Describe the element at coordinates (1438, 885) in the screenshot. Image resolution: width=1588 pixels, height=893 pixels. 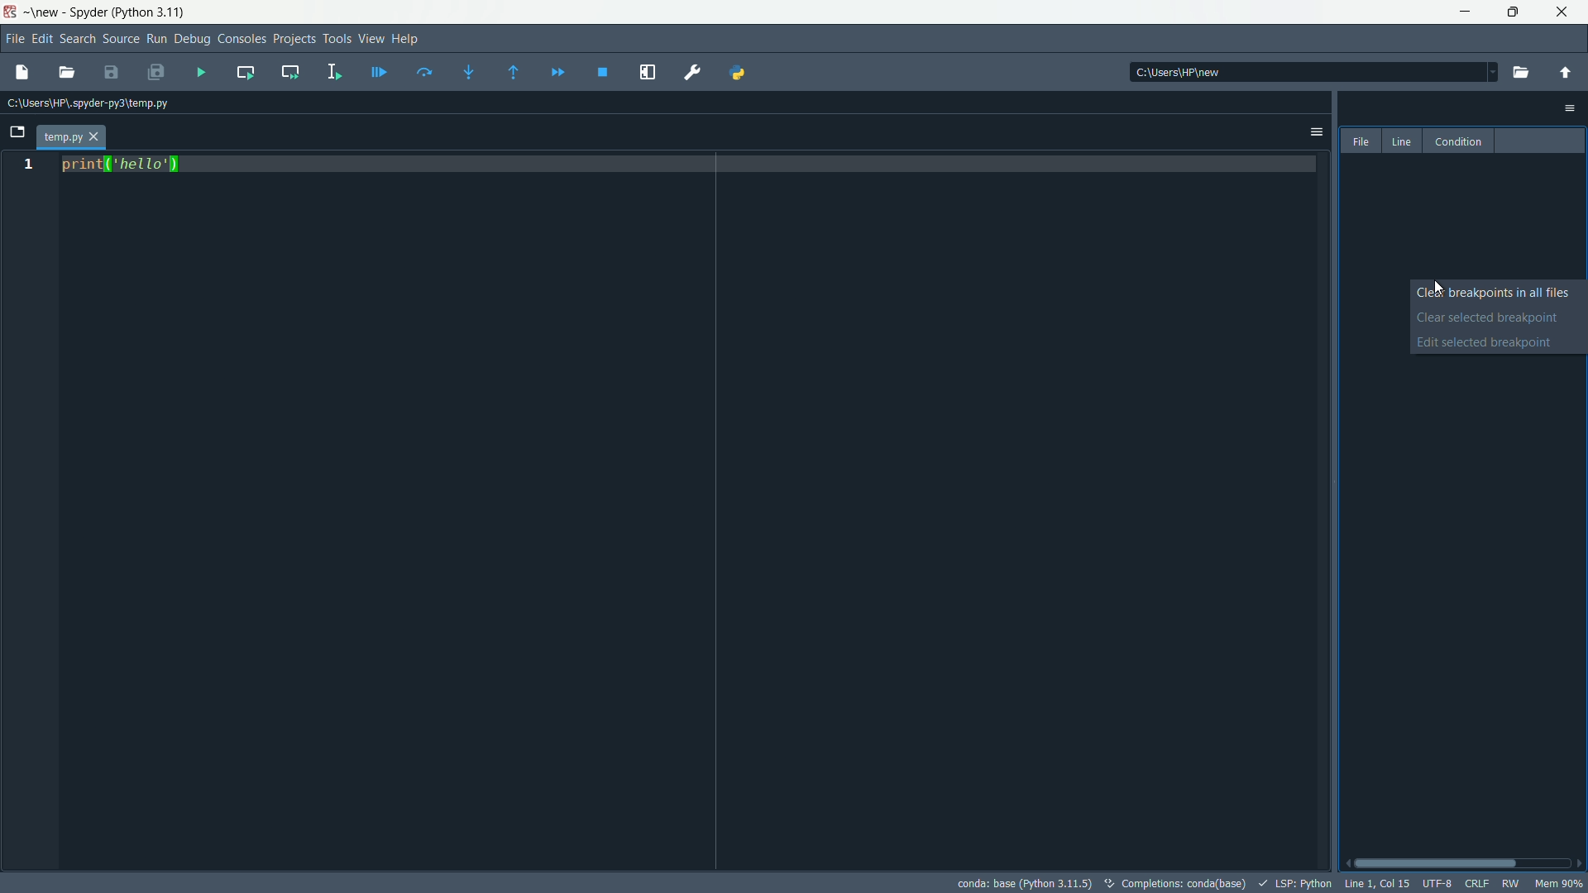
I see `file encoding` at that location.